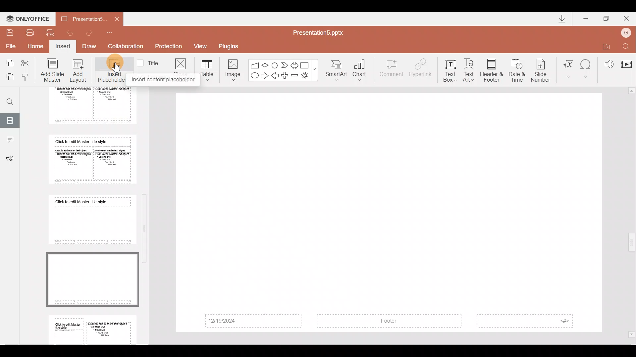 Image resolution: width=636 pixels, height=357 pixels. What do you see at coordinates (421, 69) in the screenshot?
I see `Hyperlink` at bounding box center [421, 69].